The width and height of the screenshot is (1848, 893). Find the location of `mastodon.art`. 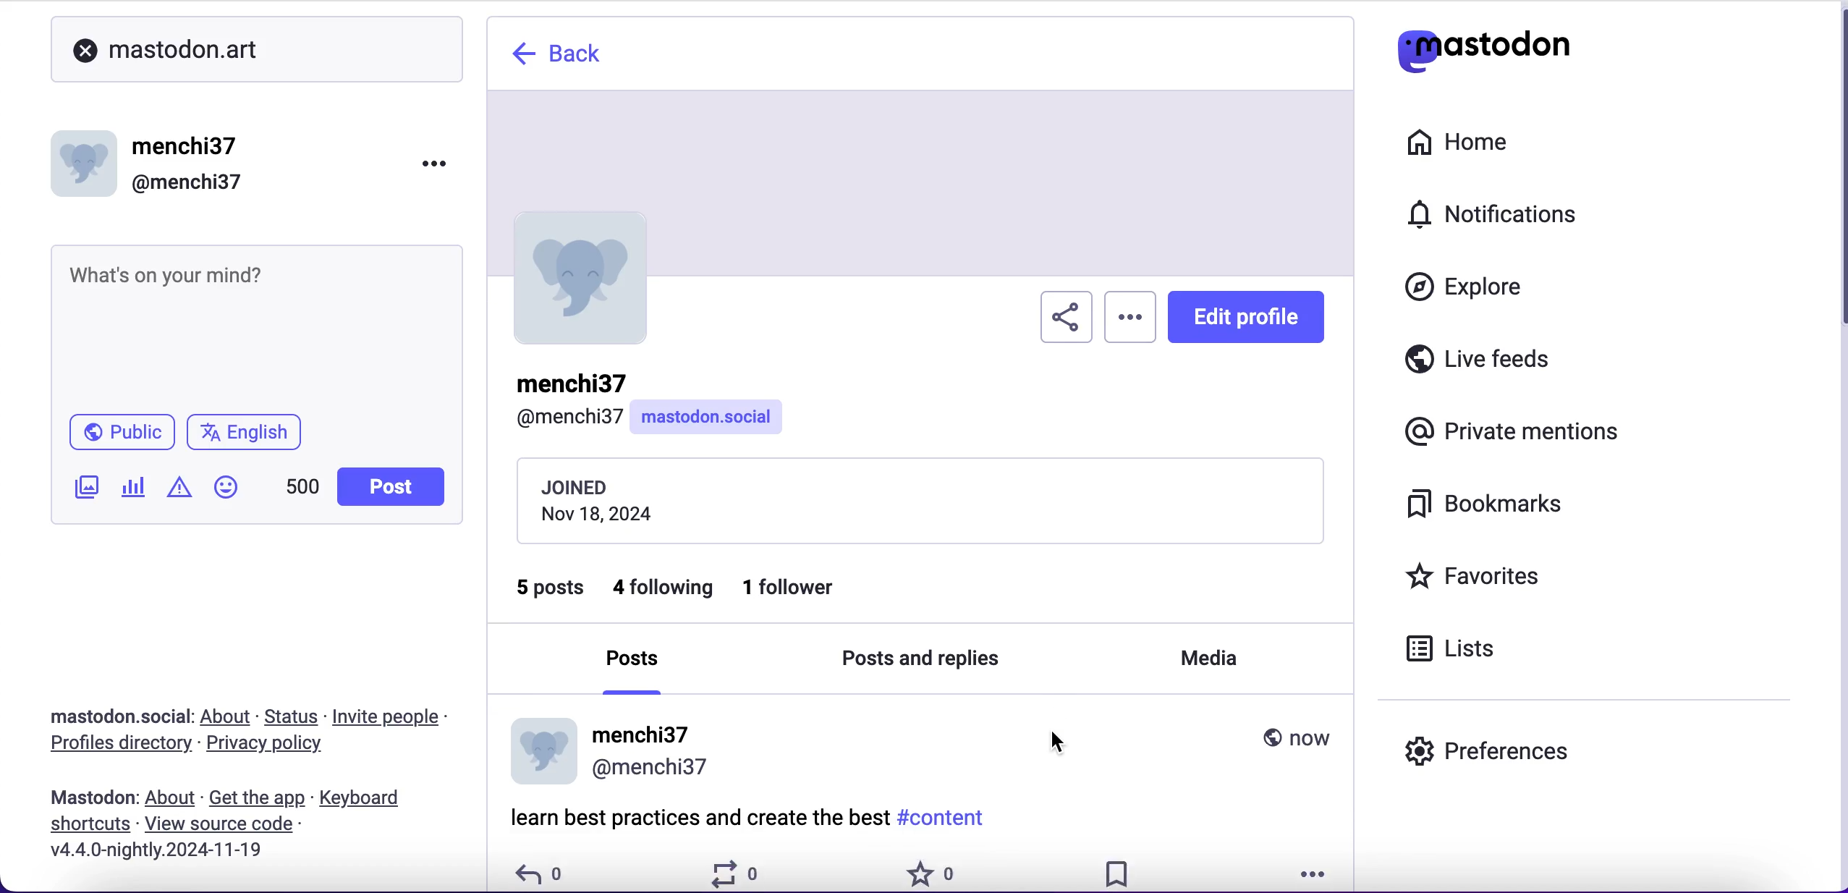

mastodon.art is located at coordinates (165, 46).